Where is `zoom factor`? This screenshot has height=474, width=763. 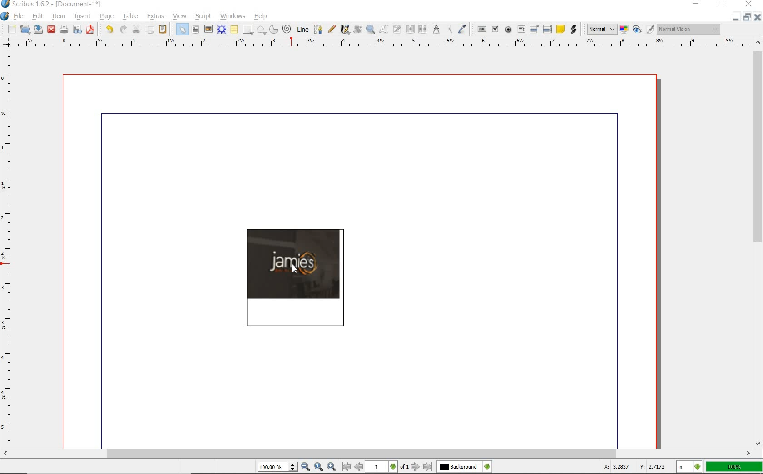
zoom factor is located at coordinates (734, 467).